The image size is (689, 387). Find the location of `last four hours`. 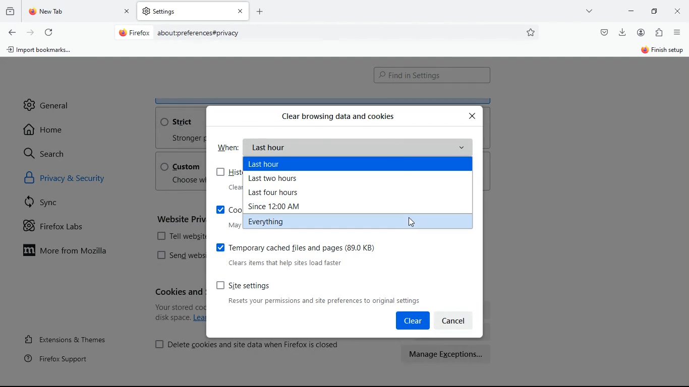

last four hours is located at coordinates (280, 193).